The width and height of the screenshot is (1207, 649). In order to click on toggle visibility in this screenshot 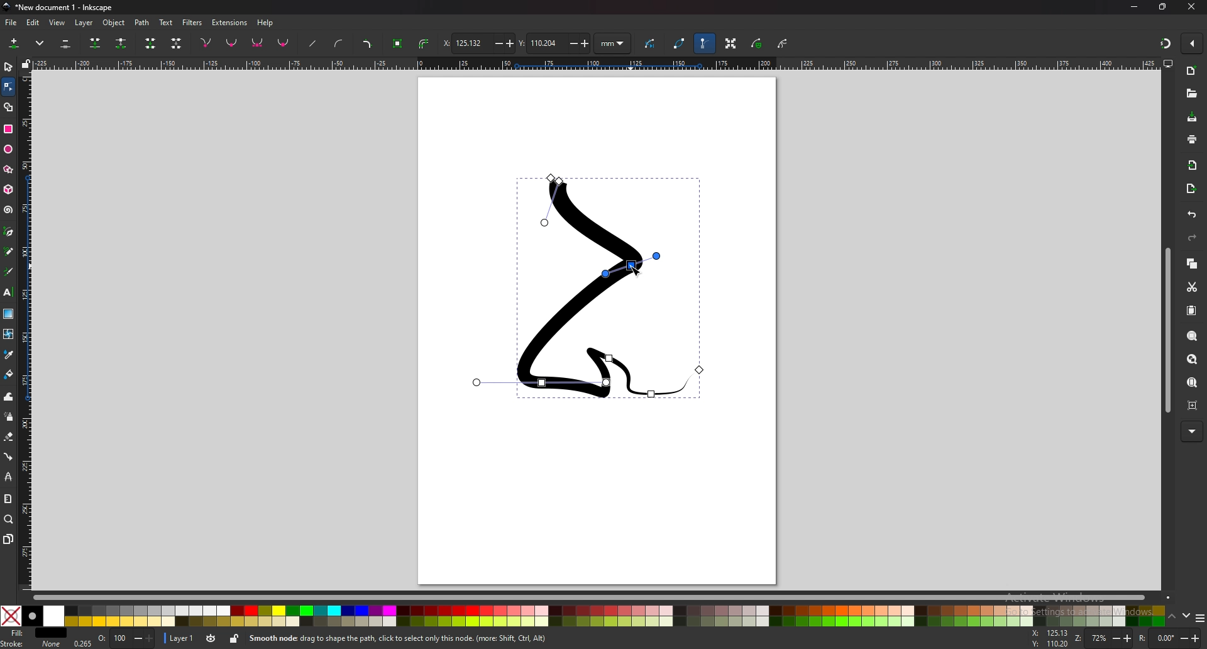, I will do `click(210, 638)`.